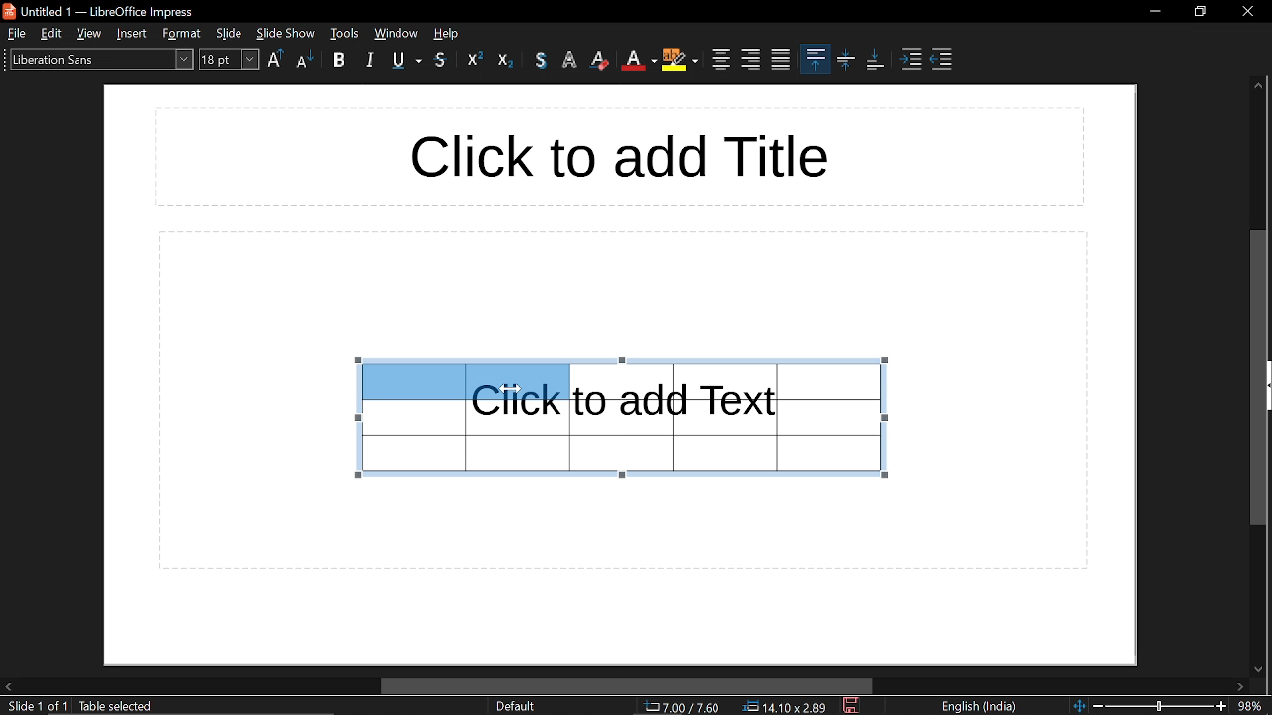  I want to click on horizontal scrollbar, so click(627, 686).